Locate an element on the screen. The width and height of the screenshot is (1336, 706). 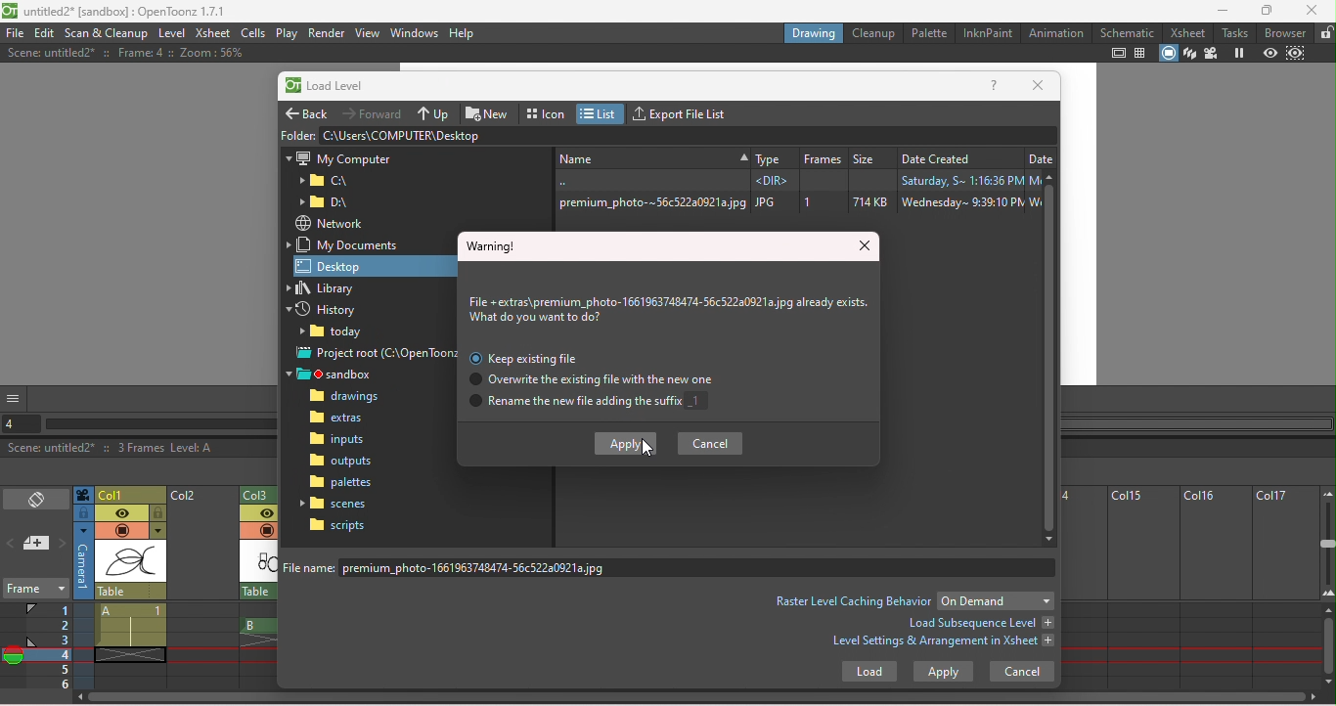
Up is located at coordinates (435, 112).